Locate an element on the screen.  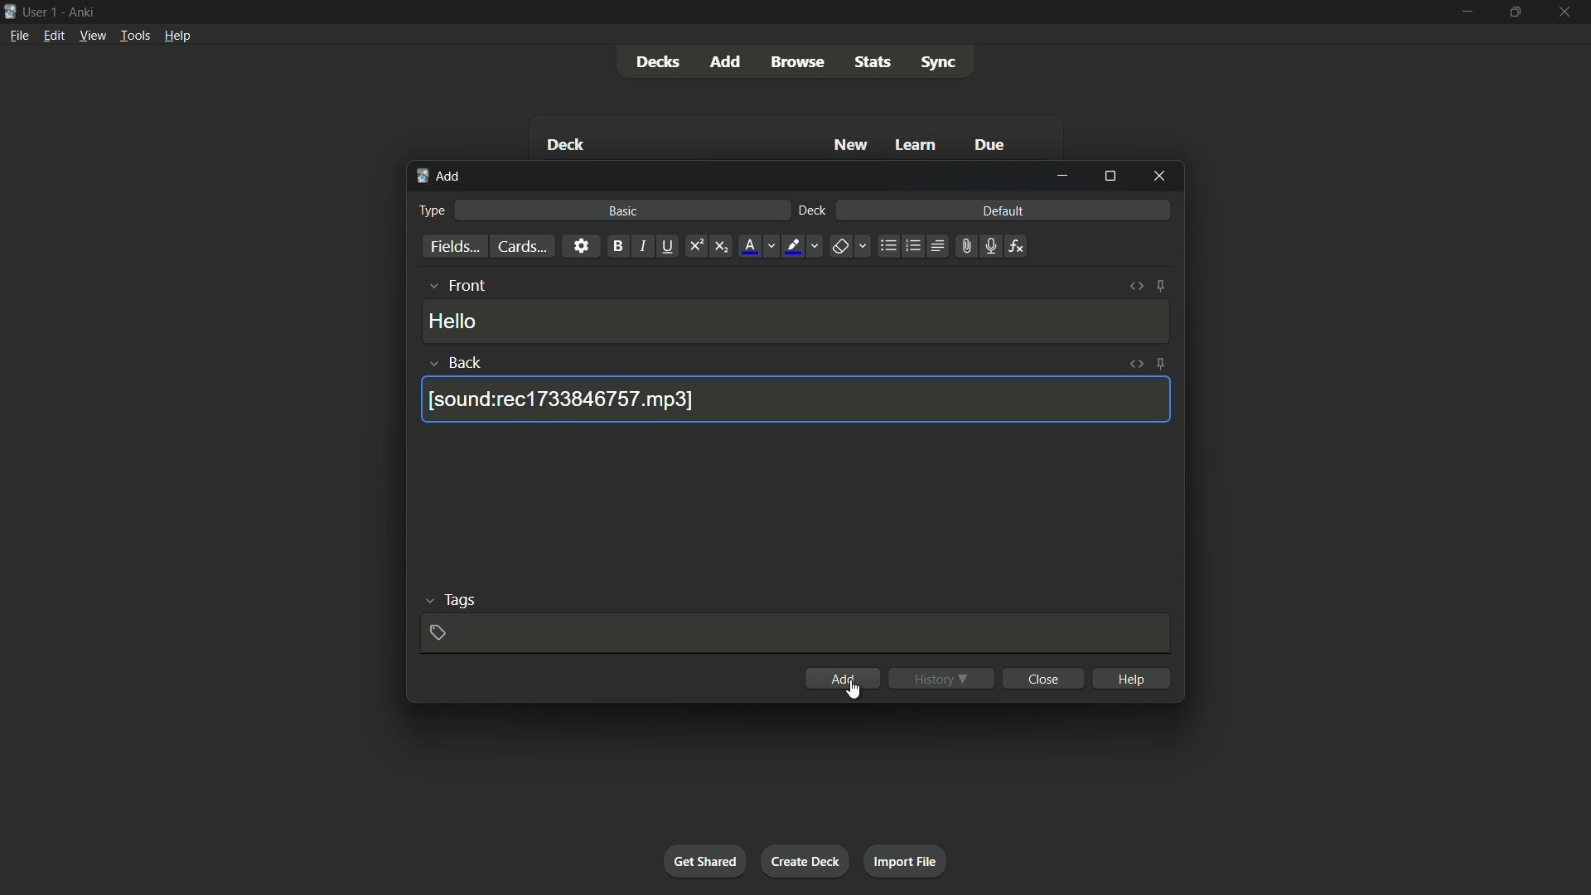
browse is located at coordinates (796, 61).